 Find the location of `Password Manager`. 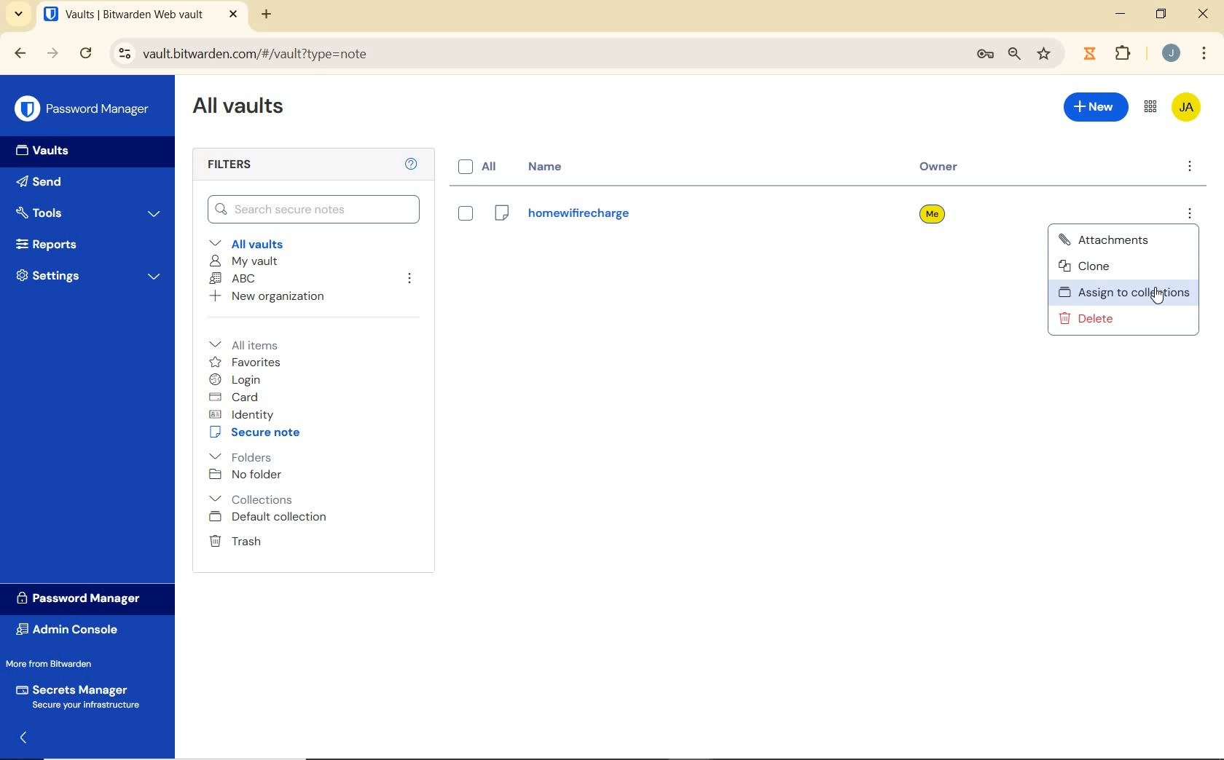

Password Manager is located at coordinates (85, 599).